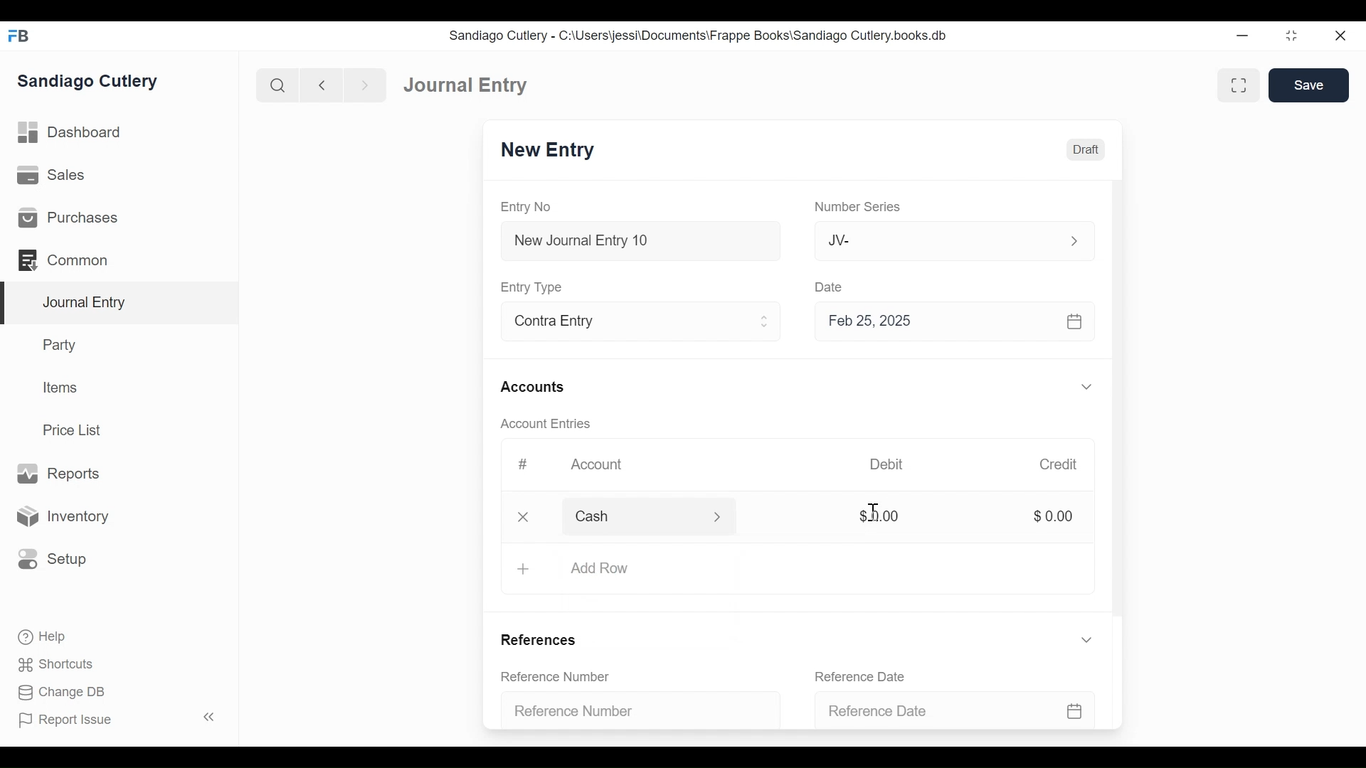 This screenshot has height=768, width=1366. I want to click on Close, so click(524, 517).